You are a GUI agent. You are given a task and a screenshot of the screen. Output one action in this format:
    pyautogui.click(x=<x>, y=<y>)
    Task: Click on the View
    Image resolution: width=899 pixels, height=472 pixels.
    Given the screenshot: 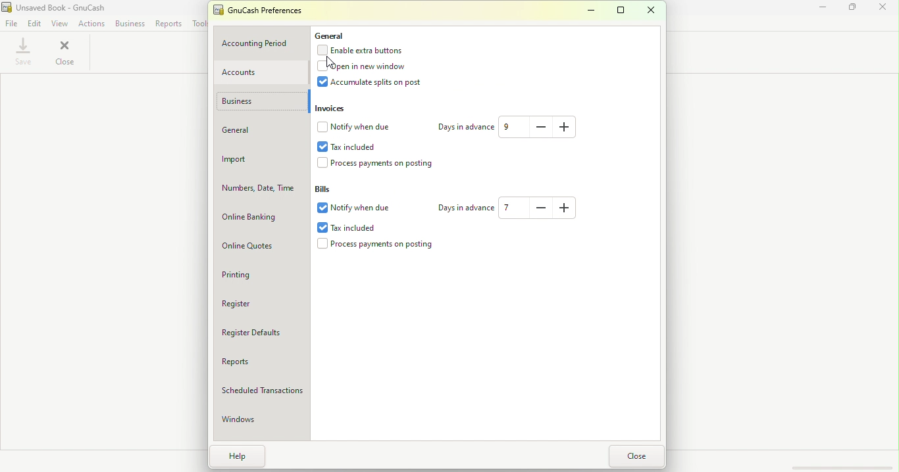 What is the action you would take?
    pyautogui.click(x=61, y=24)
    